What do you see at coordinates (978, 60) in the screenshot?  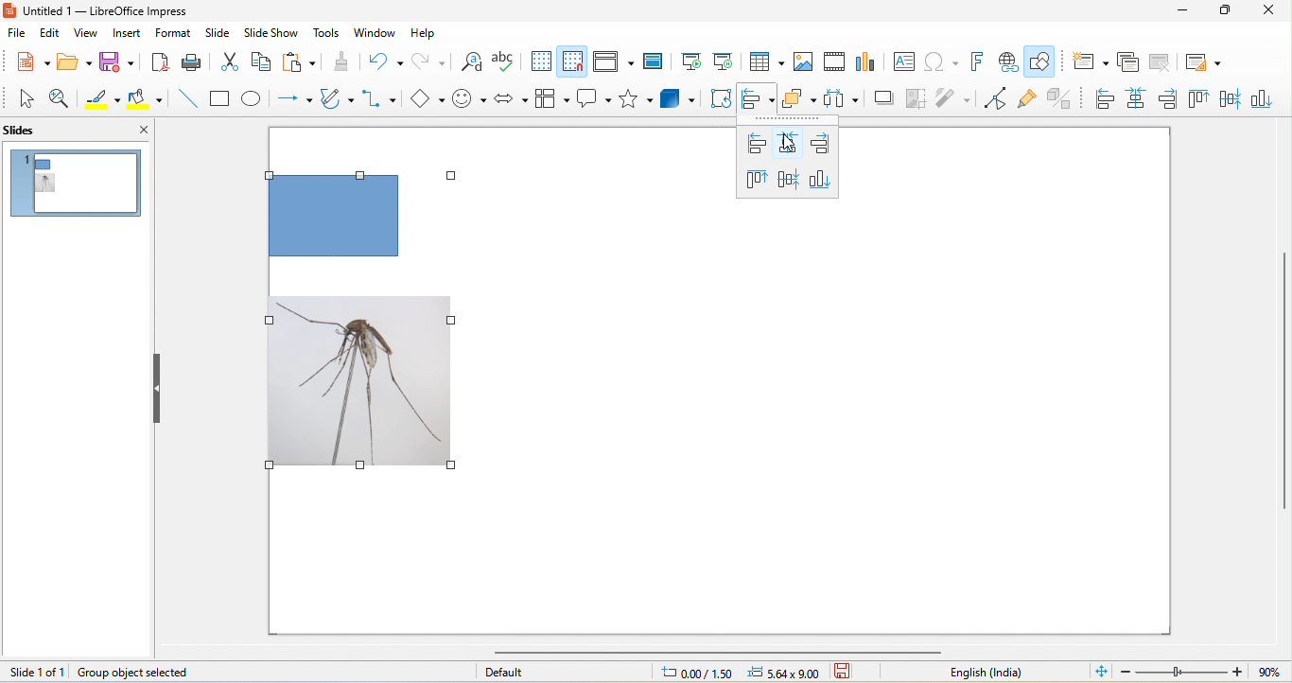 I see `fontwork text` at bounding box center [978, 60].